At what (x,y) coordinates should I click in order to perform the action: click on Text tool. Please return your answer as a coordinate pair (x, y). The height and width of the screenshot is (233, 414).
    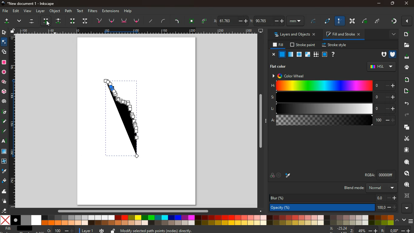
    Looking at the image, I should click on (5, 141).